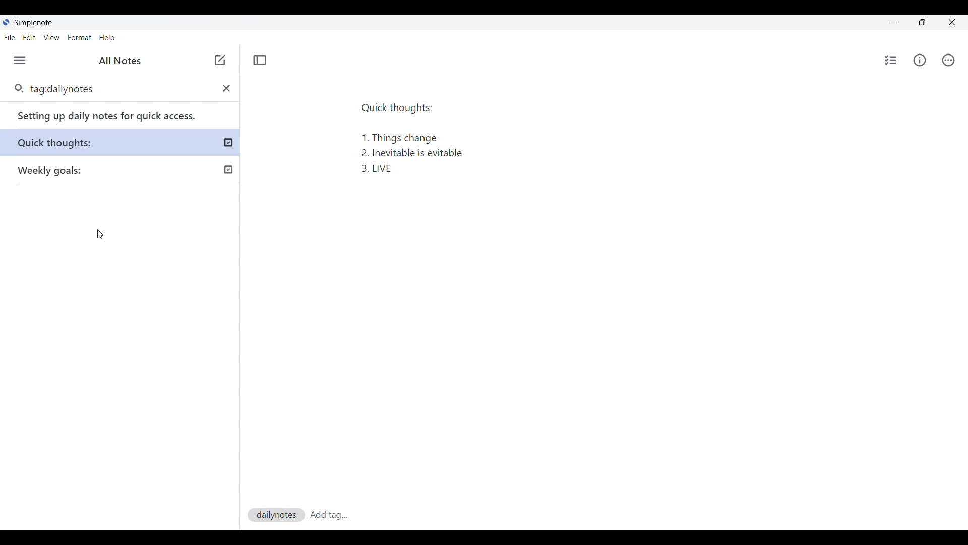  I want to click on Check icon indicating published notes, so click(229, 143).